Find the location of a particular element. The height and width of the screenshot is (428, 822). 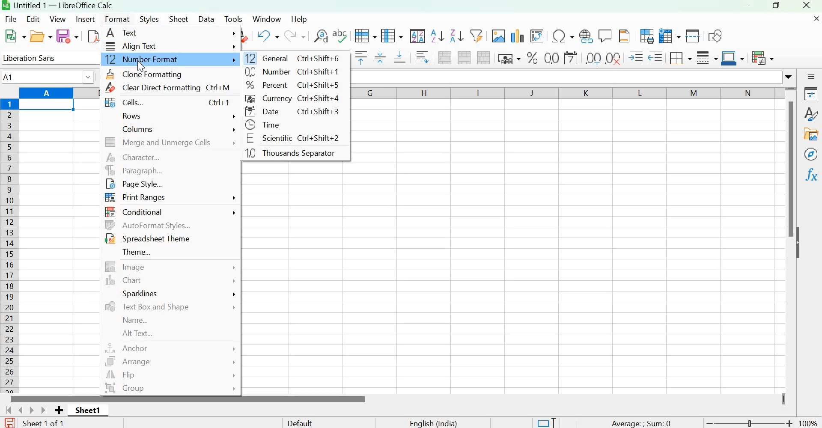

Insert is located at coordinates (86, 20).